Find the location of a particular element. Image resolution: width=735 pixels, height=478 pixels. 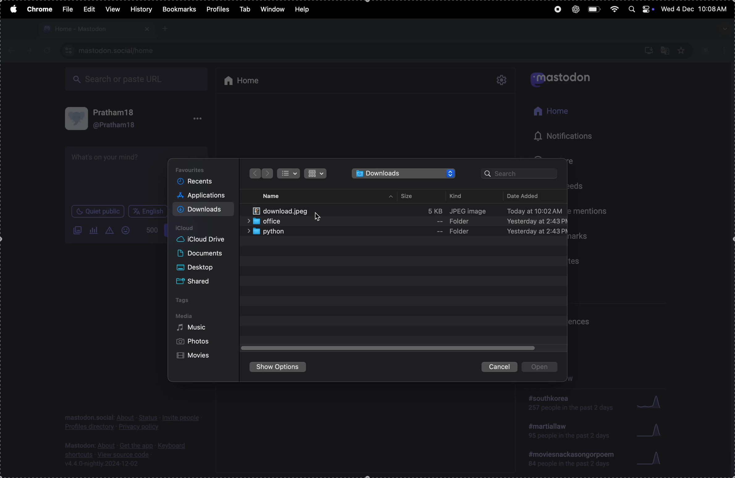

record is located at coordinates (555, 10).